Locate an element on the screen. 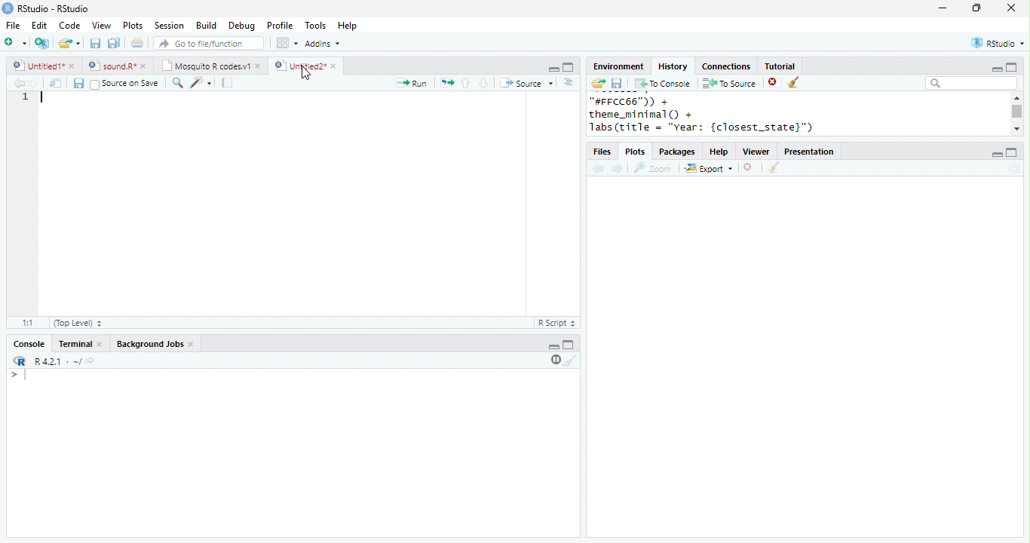  cursor is located at coordinates (305, 74).